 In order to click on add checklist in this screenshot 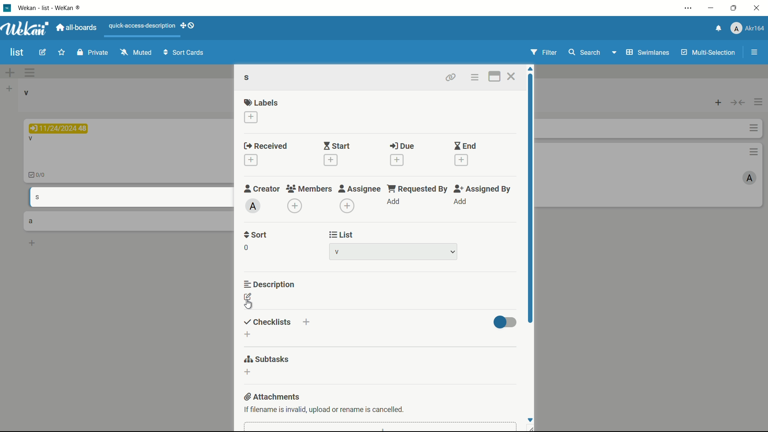, I will do `click(248, 334)`.